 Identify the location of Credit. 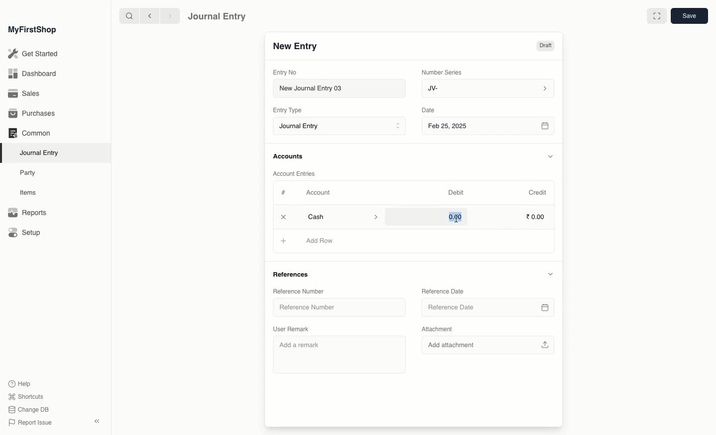
(537, 192).